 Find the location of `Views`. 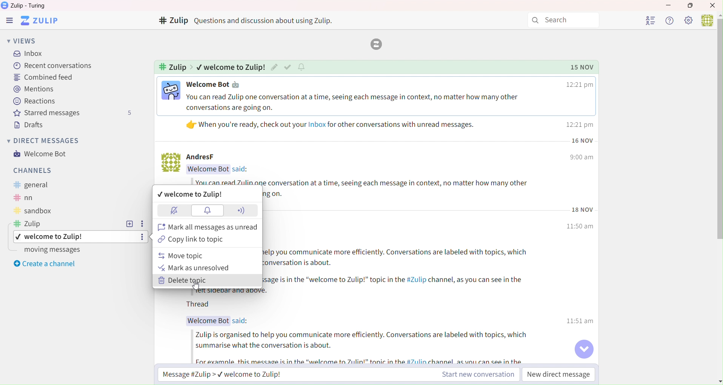

Views is located at coordinates (20, 41).